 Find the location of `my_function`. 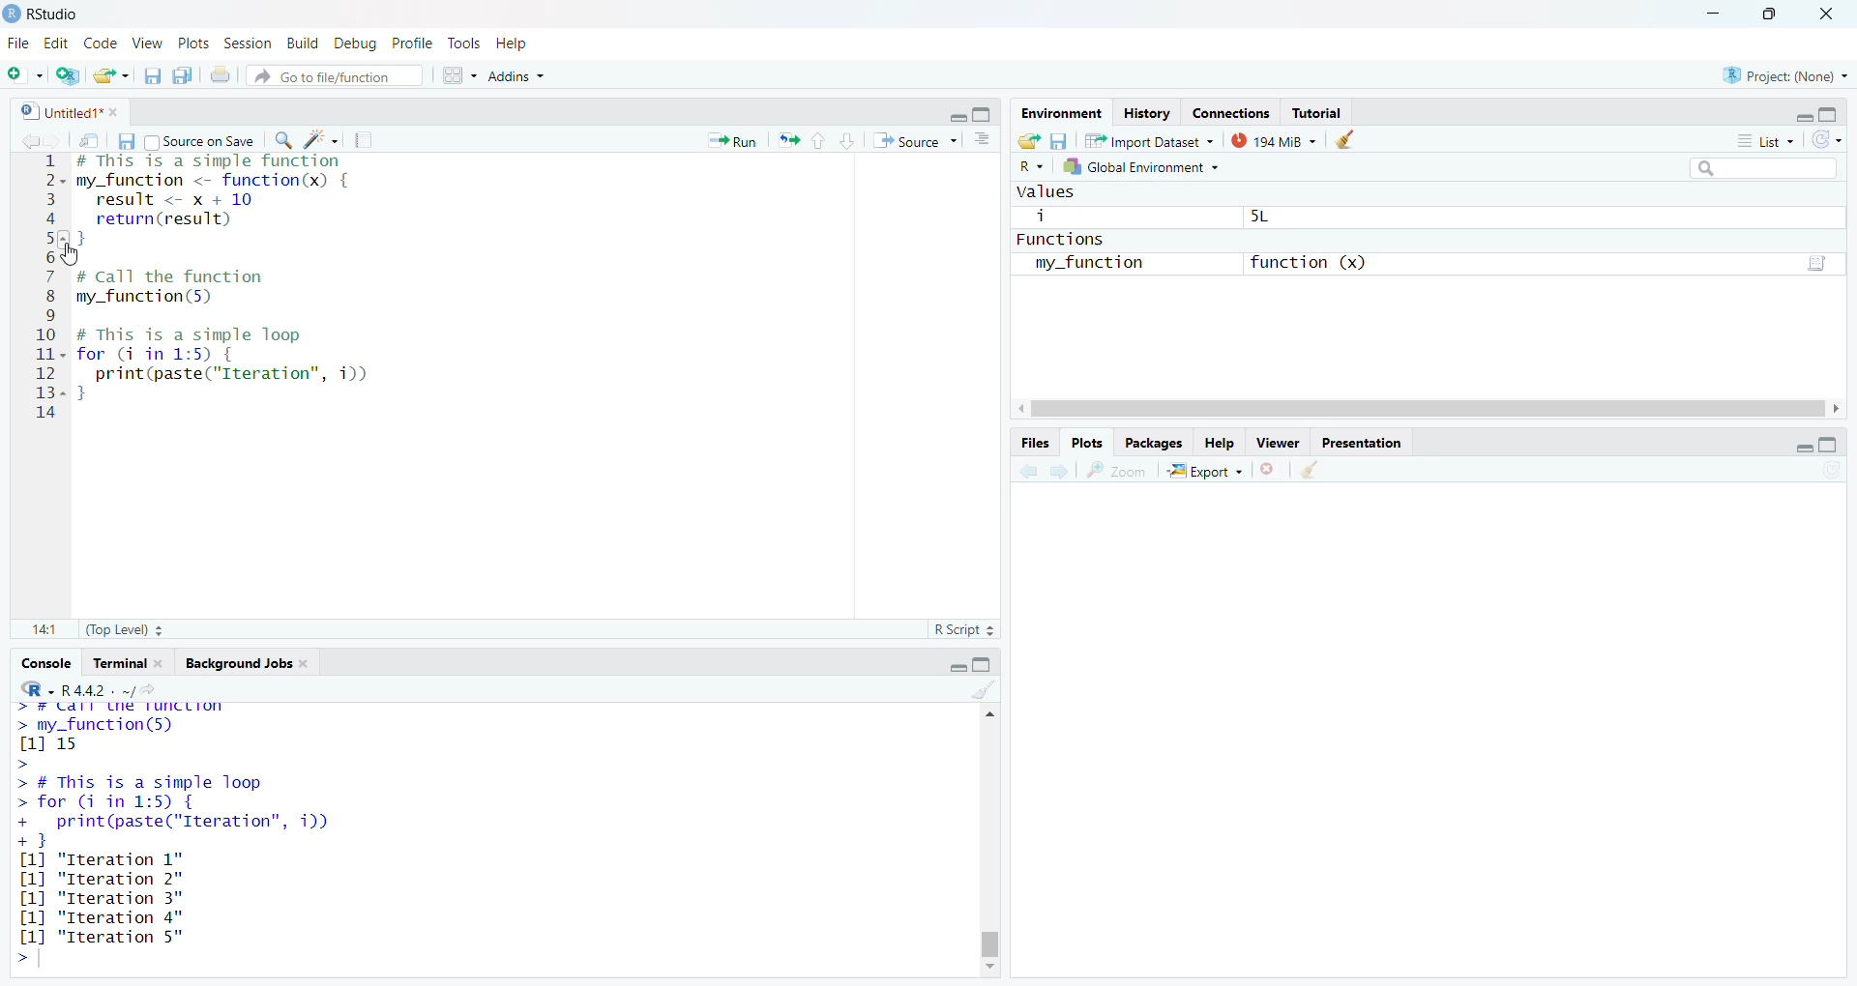

my_function is located at coordinates (1095, 263).